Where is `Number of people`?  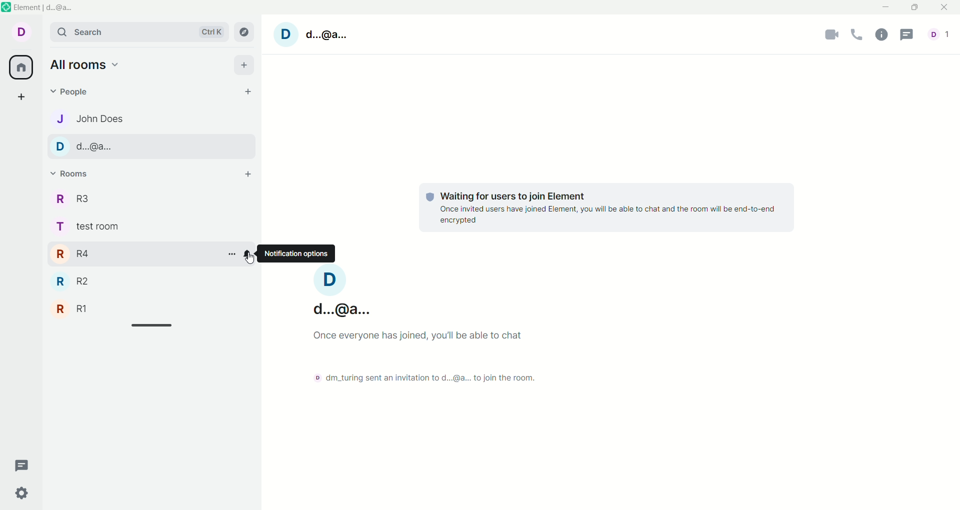 Number of people is located at coordinates (942, 34).